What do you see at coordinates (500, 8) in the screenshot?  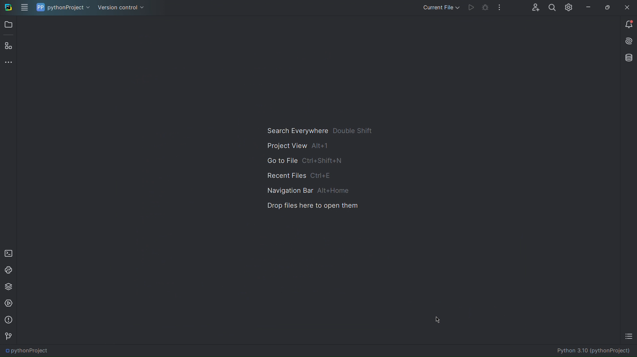 I see `More` at bounding box center [500, 8].